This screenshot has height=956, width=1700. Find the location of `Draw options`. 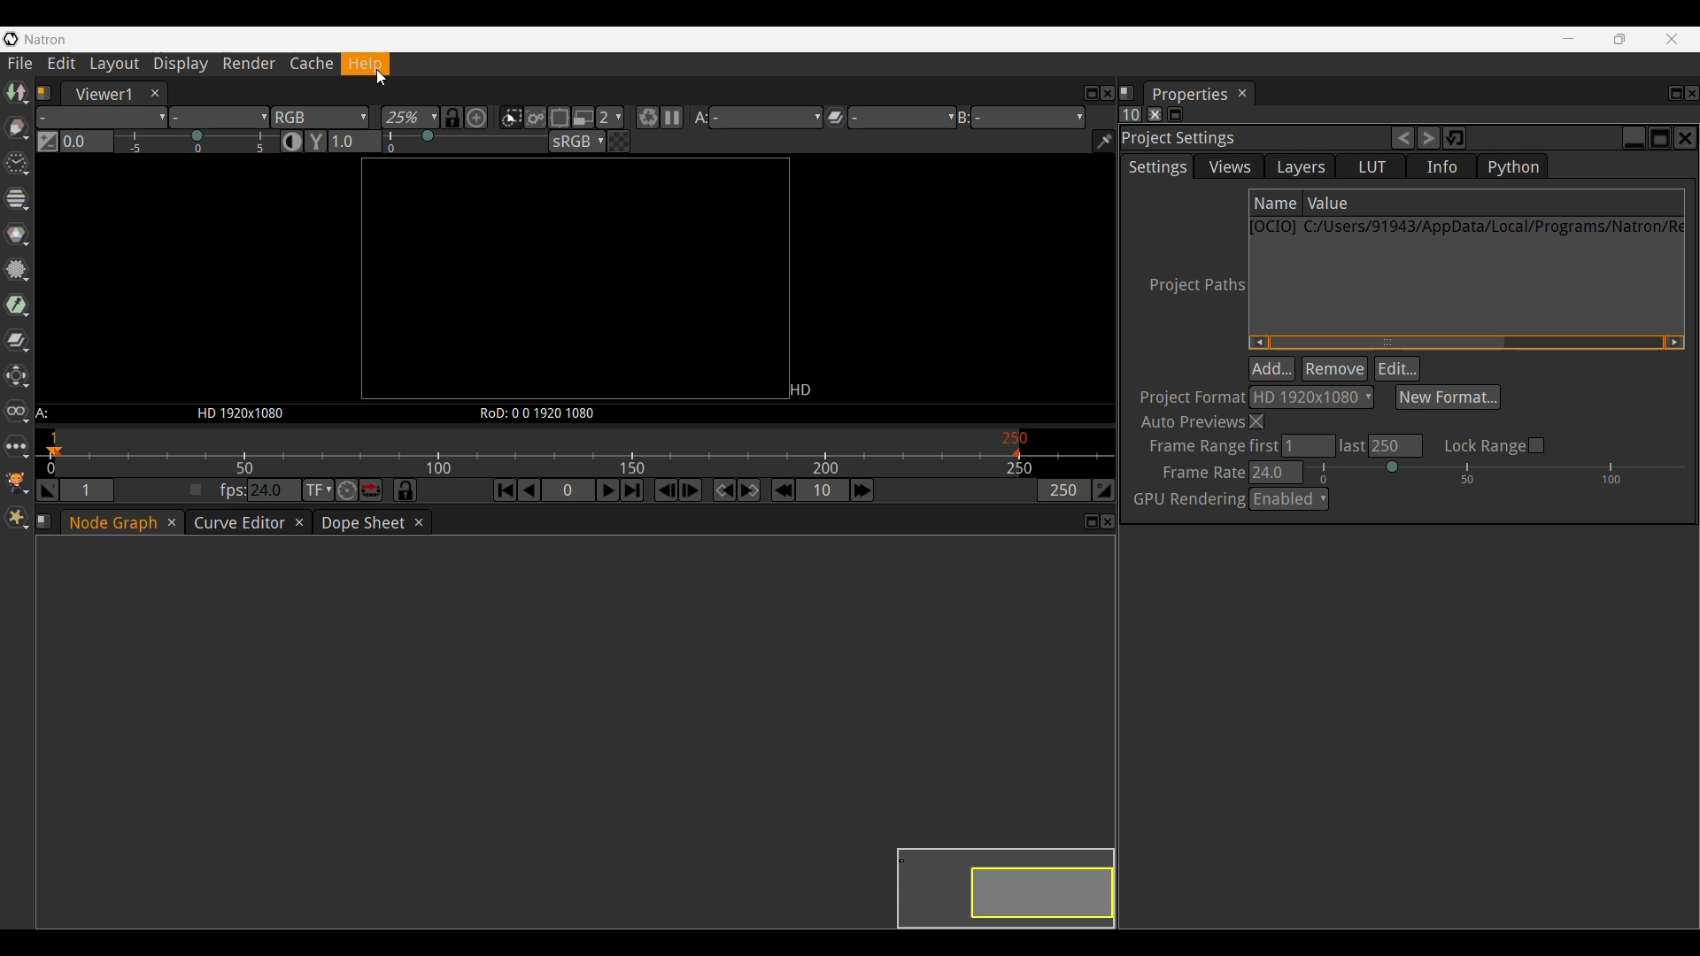

Draw options is located at coordinates (17, 127).